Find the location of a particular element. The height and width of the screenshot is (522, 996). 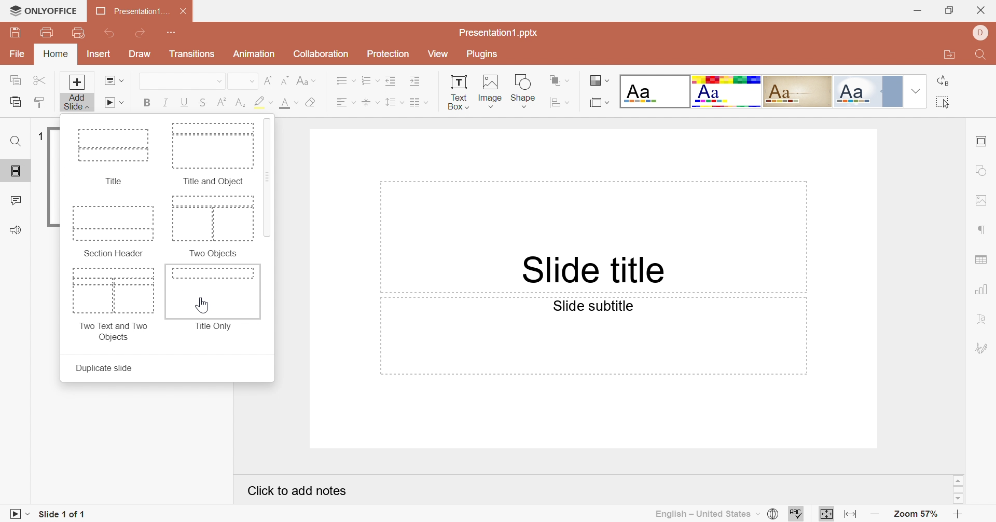

Change slide size is located at coordinates (600, 103).